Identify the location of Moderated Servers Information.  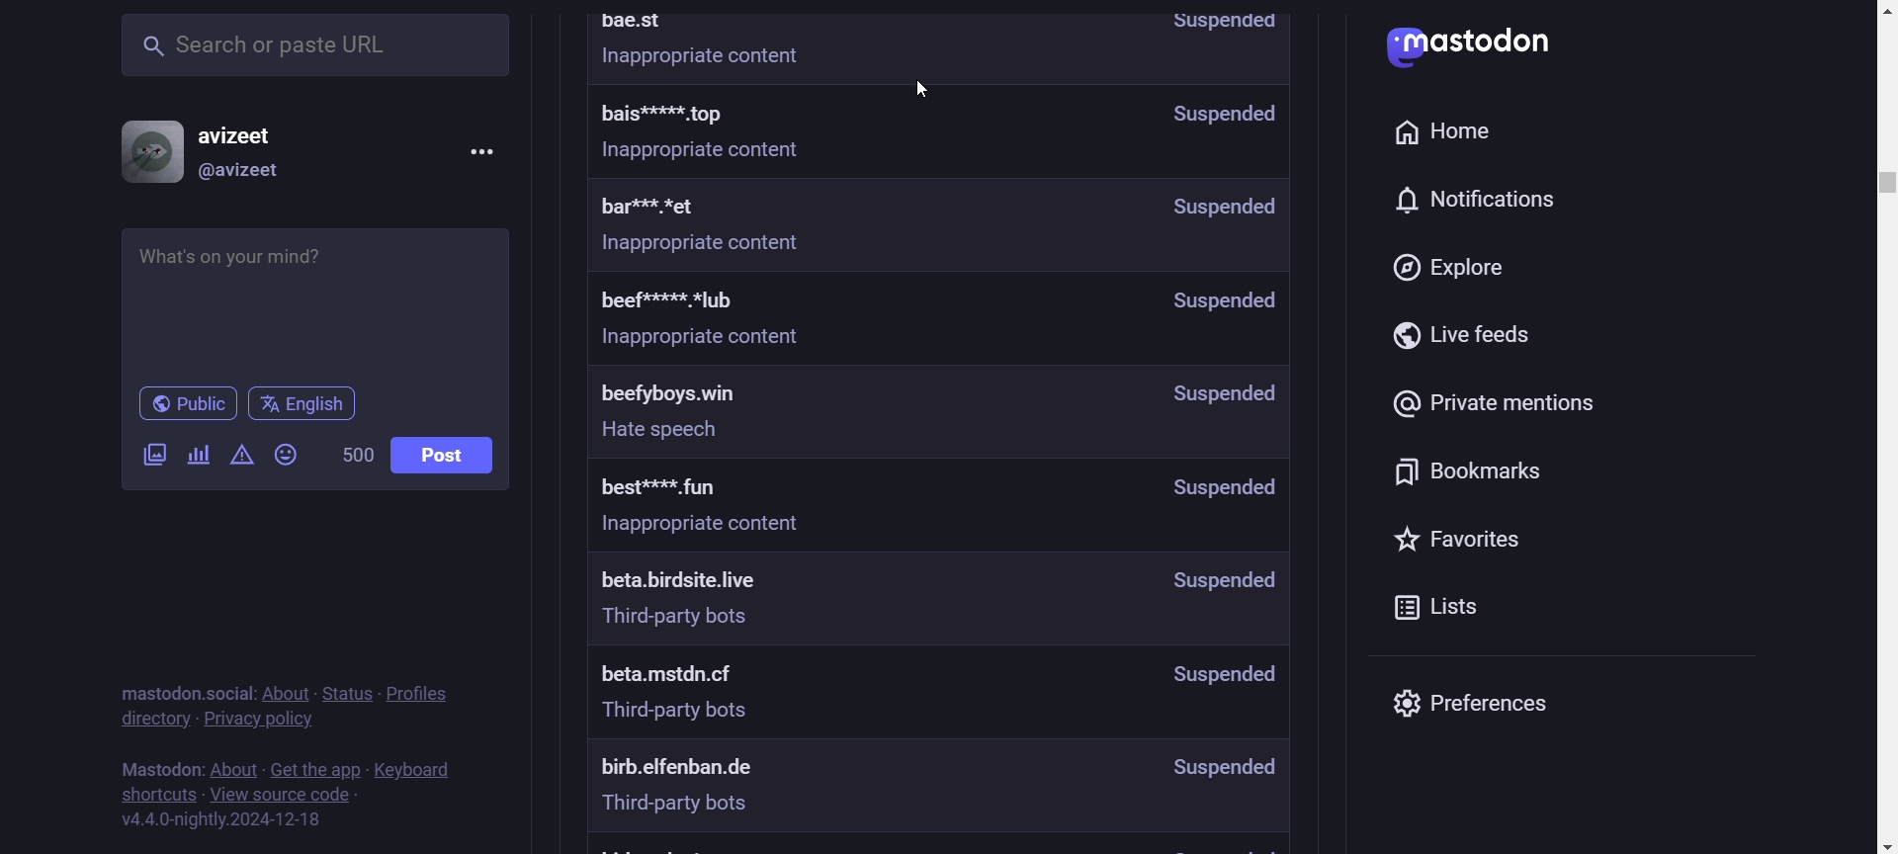
(946, 45).